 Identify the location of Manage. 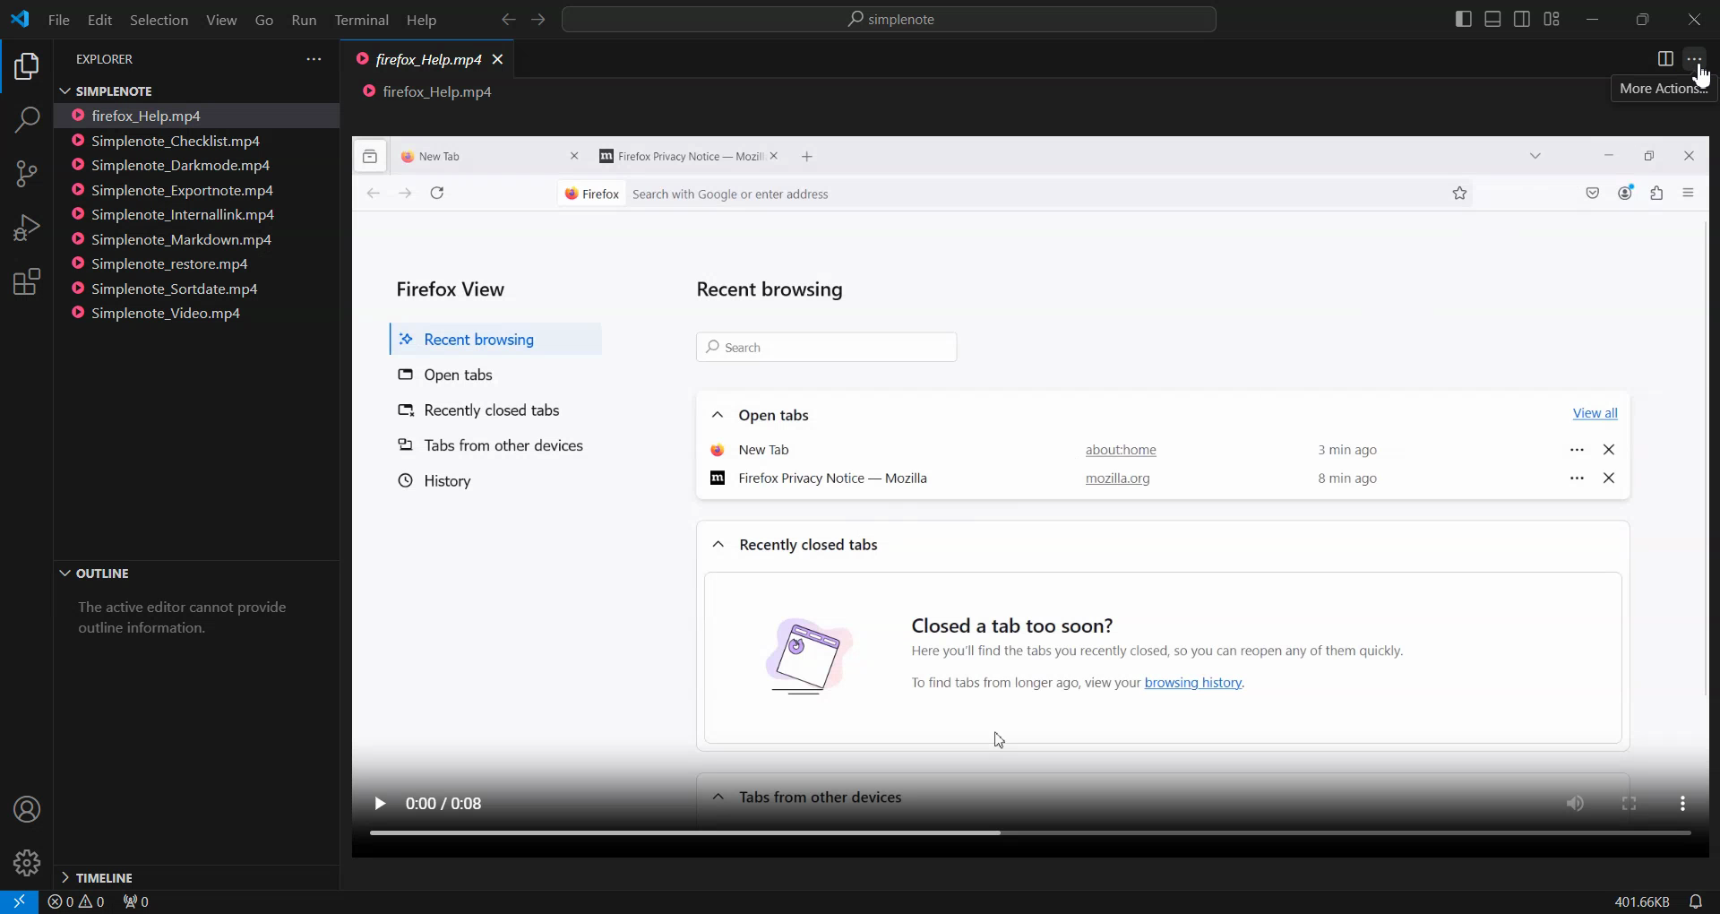
(27, 863).